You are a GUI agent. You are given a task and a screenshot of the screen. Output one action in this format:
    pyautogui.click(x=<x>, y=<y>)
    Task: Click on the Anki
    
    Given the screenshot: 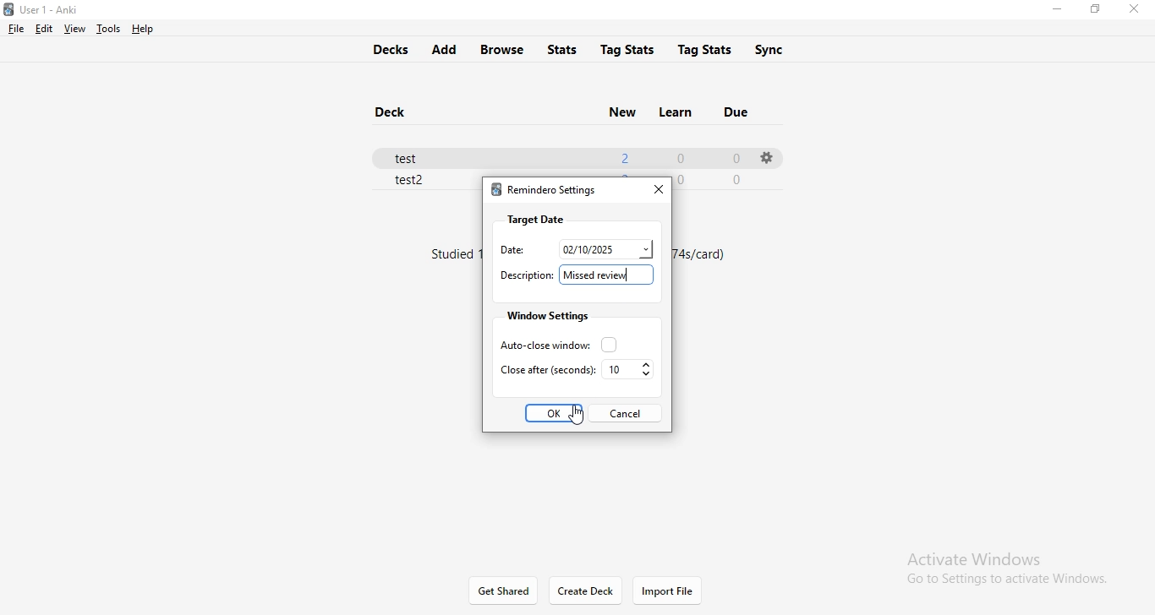 What is the action you would take?
    pyautogui.click(x=49, y=10)
    